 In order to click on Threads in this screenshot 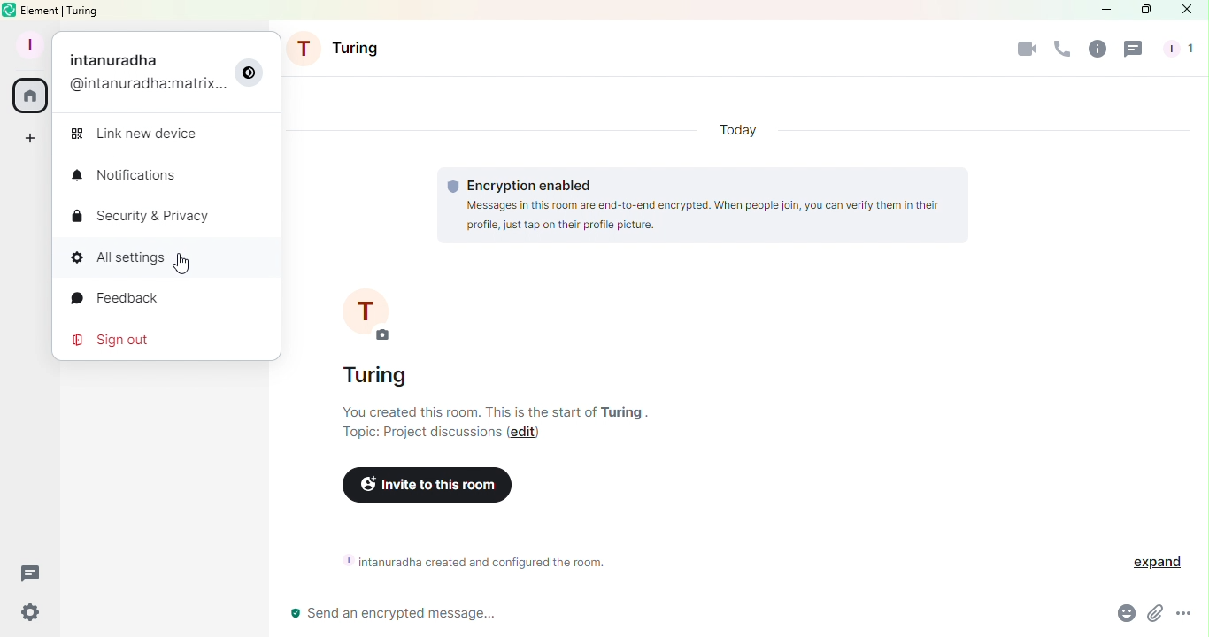, I will do `click(31, 574)`.